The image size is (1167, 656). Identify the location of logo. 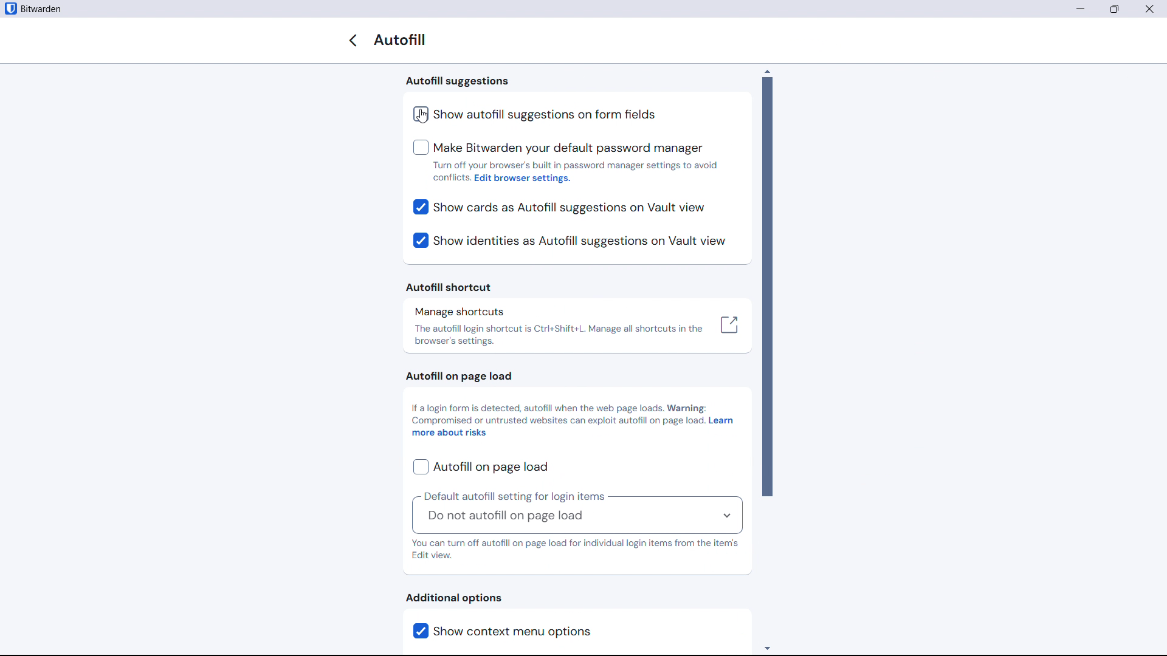
(10, 9).